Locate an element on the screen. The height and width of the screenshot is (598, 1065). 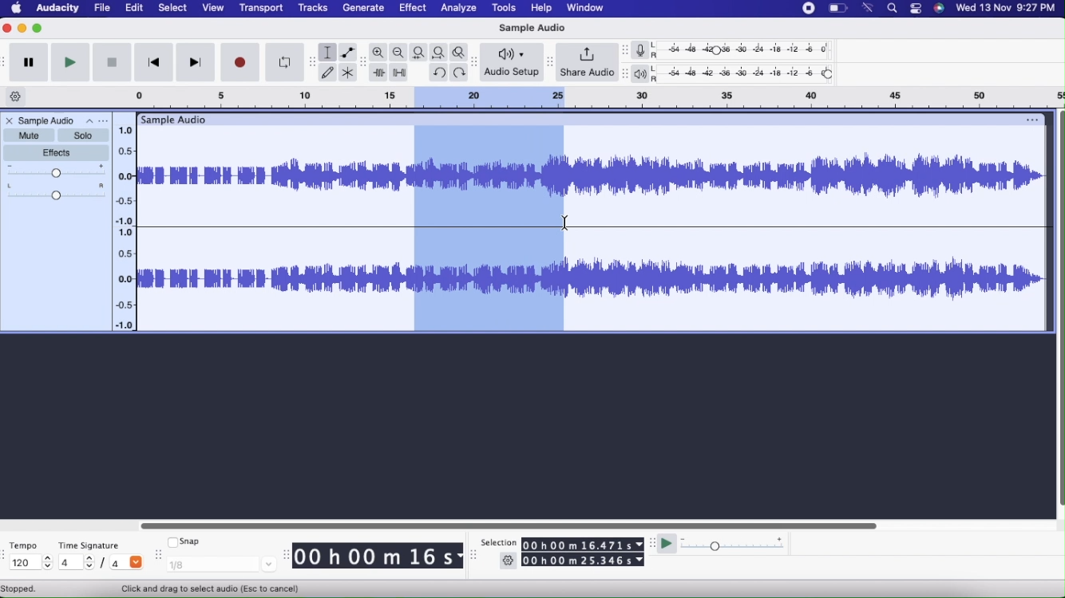
120 is located at coordinates (29, 563).